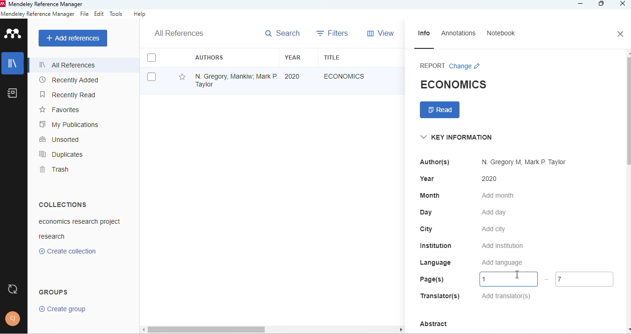 The height and width of the screenshot is (334, 631). Describe the element at coordinates (509, 279) in the screenshot. I see `1` at that location.